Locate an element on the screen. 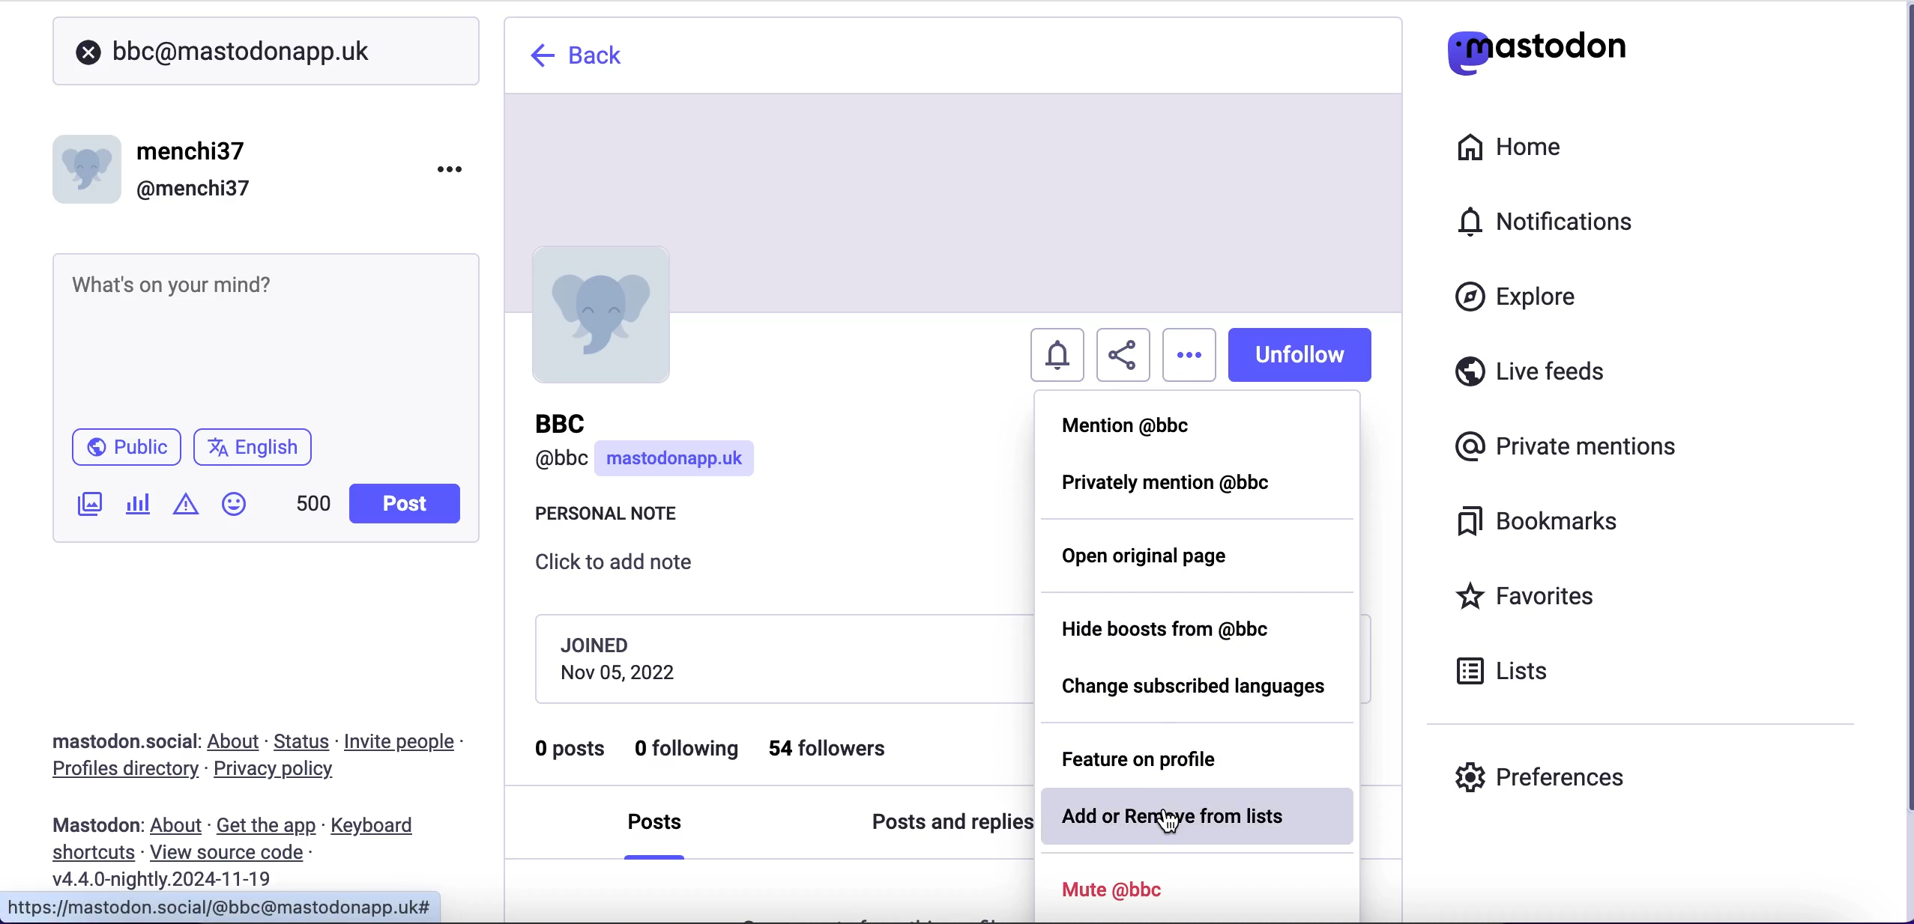 This screenshot has width=1914, height=924. click to add note is located at coordinates (627, 568).